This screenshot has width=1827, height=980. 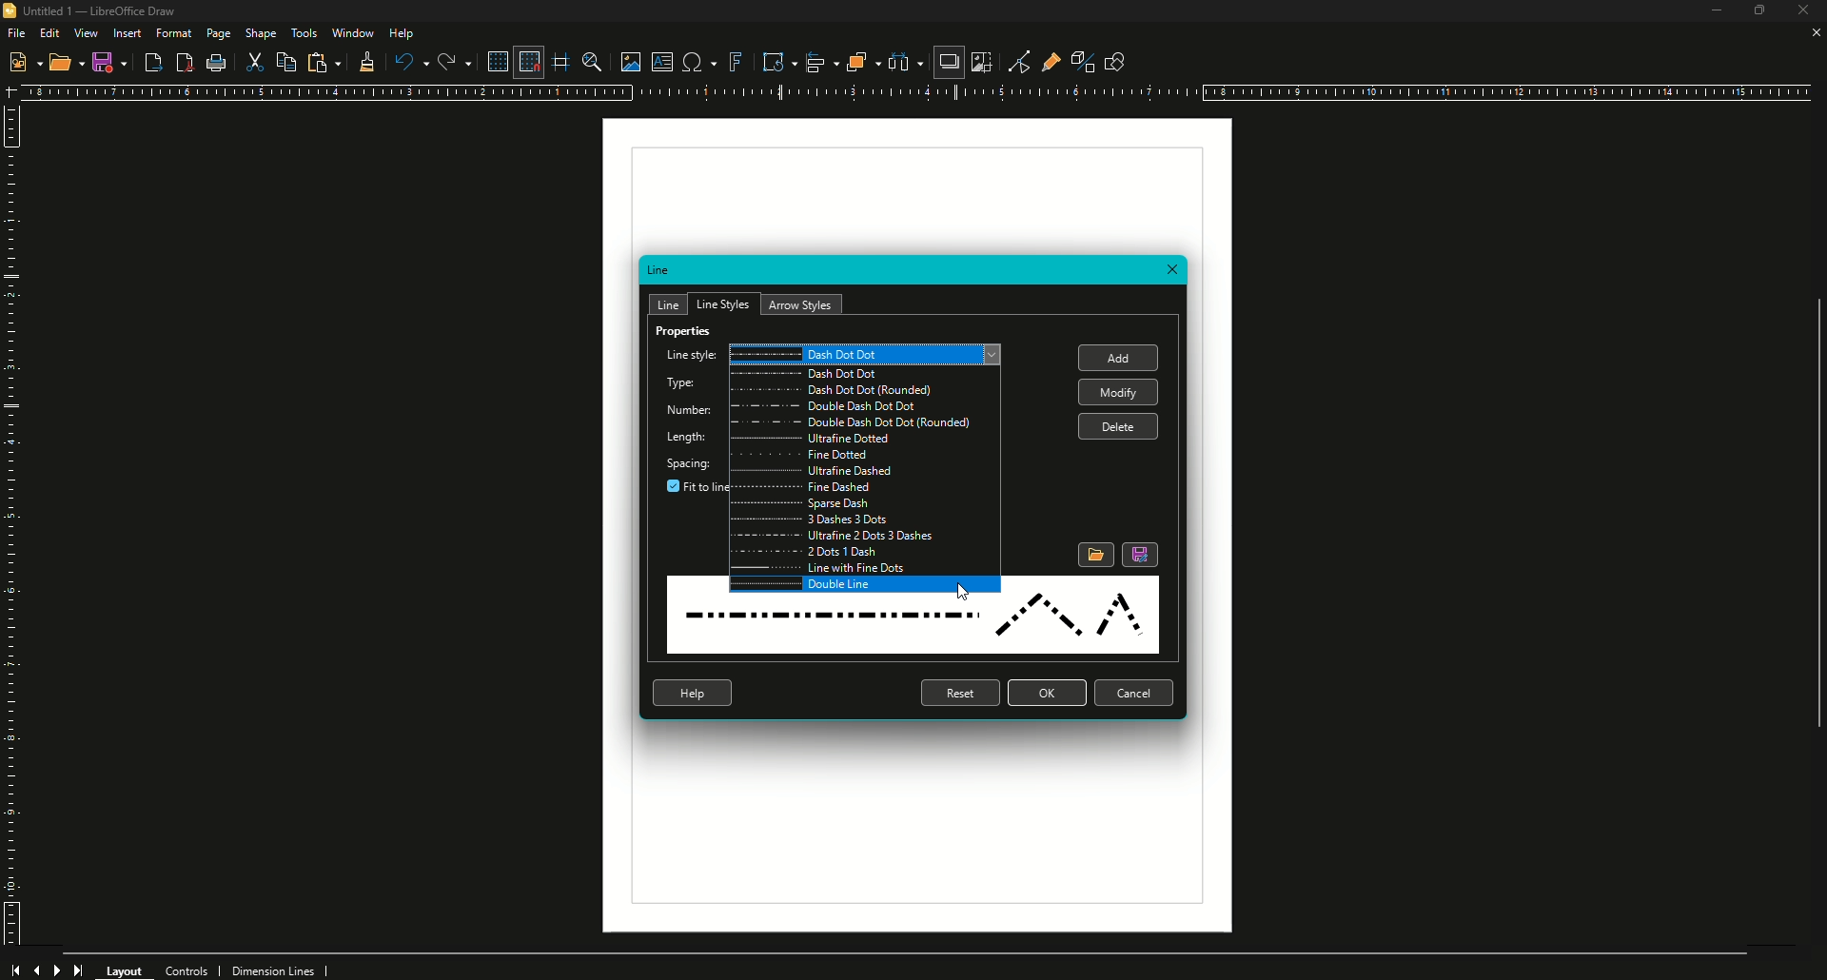 I want to click on Spacing, so click(x=690, y=462).